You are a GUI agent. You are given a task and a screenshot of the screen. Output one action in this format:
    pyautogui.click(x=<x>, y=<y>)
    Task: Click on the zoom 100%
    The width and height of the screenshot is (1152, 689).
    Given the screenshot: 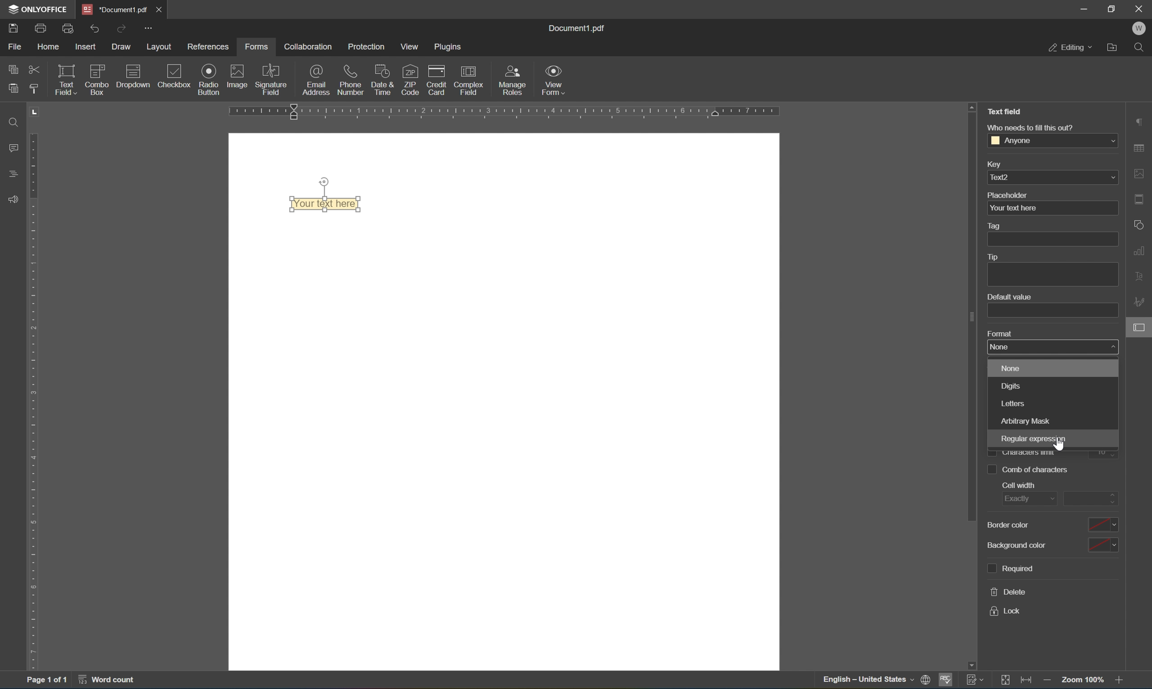 What is the action you would take?
    pyautogui.click(x=1081, y=679)
    